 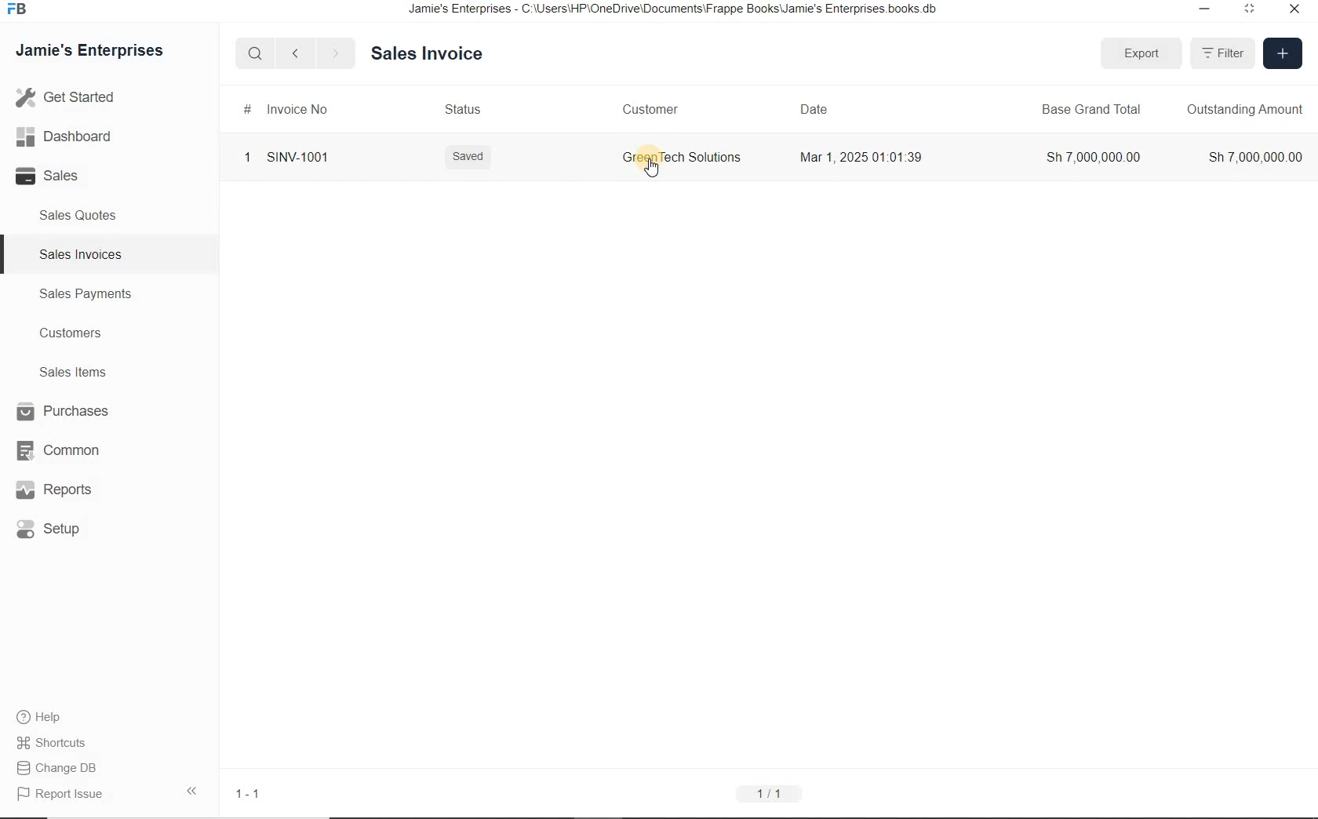 I want to click on 1/1, so click(x=770, y=795).